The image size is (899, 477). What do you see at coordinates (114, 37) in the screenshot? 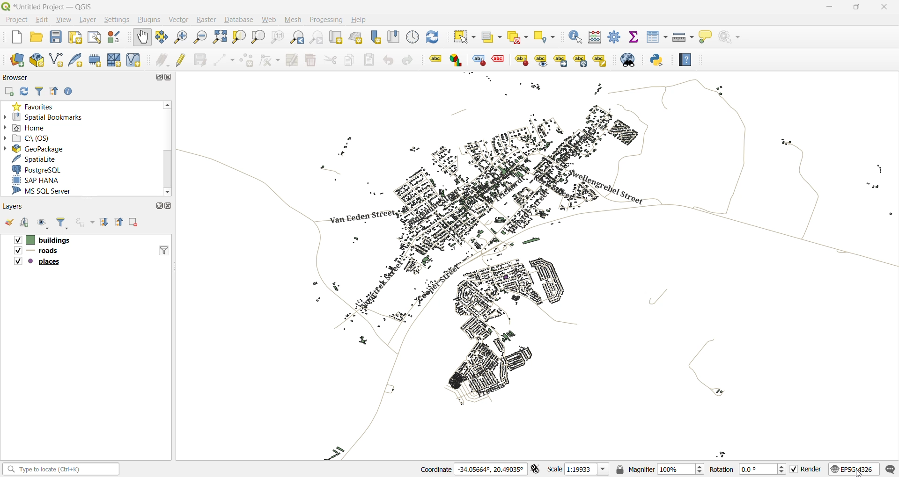
I see `style manager` at bounding box center [114, 37].